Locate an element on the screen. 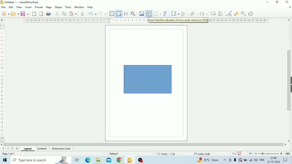 This screenshot has height=164, width=292. Close Document is located at coordinates (290, 7).